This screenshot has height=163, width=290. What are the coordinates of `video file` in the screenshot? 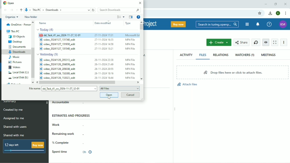 It's located at (88, 44).